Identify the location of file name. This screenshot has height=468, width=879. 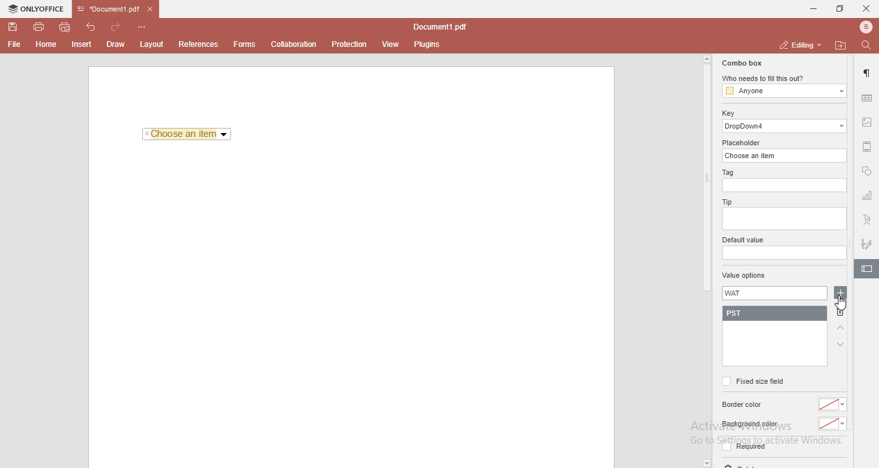
(443, 28).